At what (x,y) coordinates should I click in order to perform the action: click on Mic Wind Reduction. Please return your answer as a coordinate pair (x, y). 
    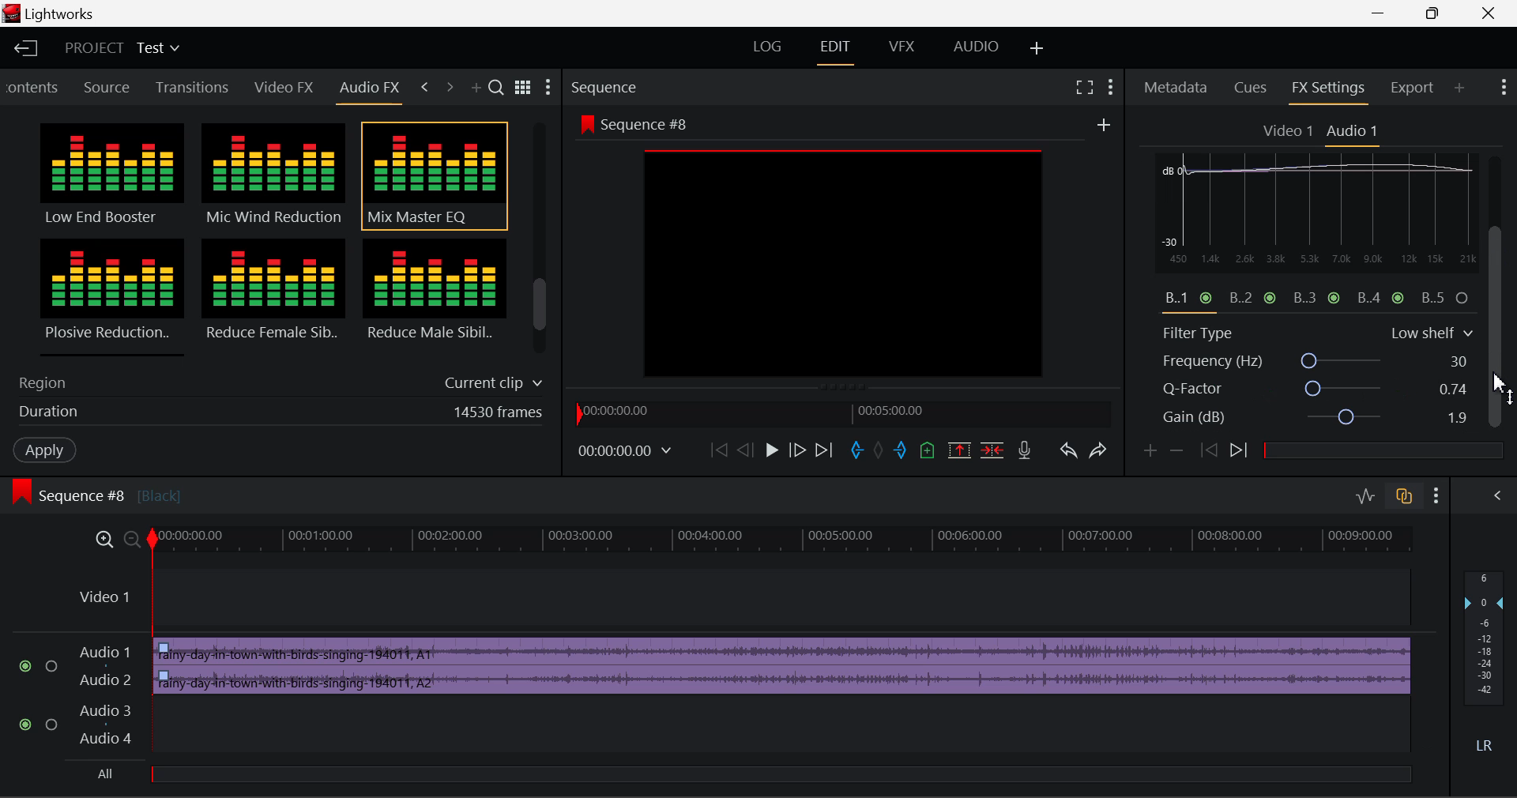
    Looking at the image, I should click on (274, 176).